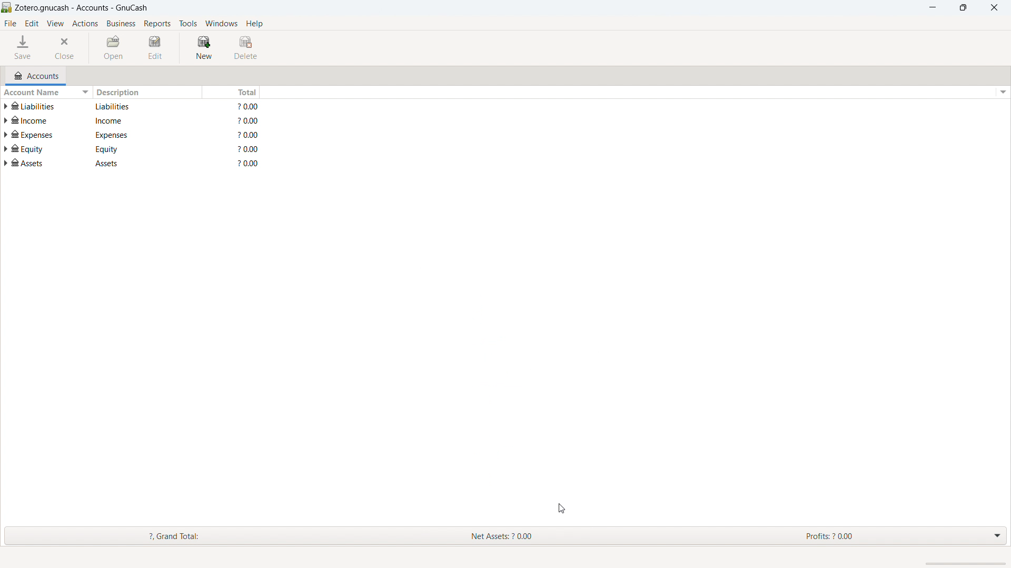  What do you see at coordinates (156, 47) in the screenshot?
I see `edit` at bounding box center [156, 47].